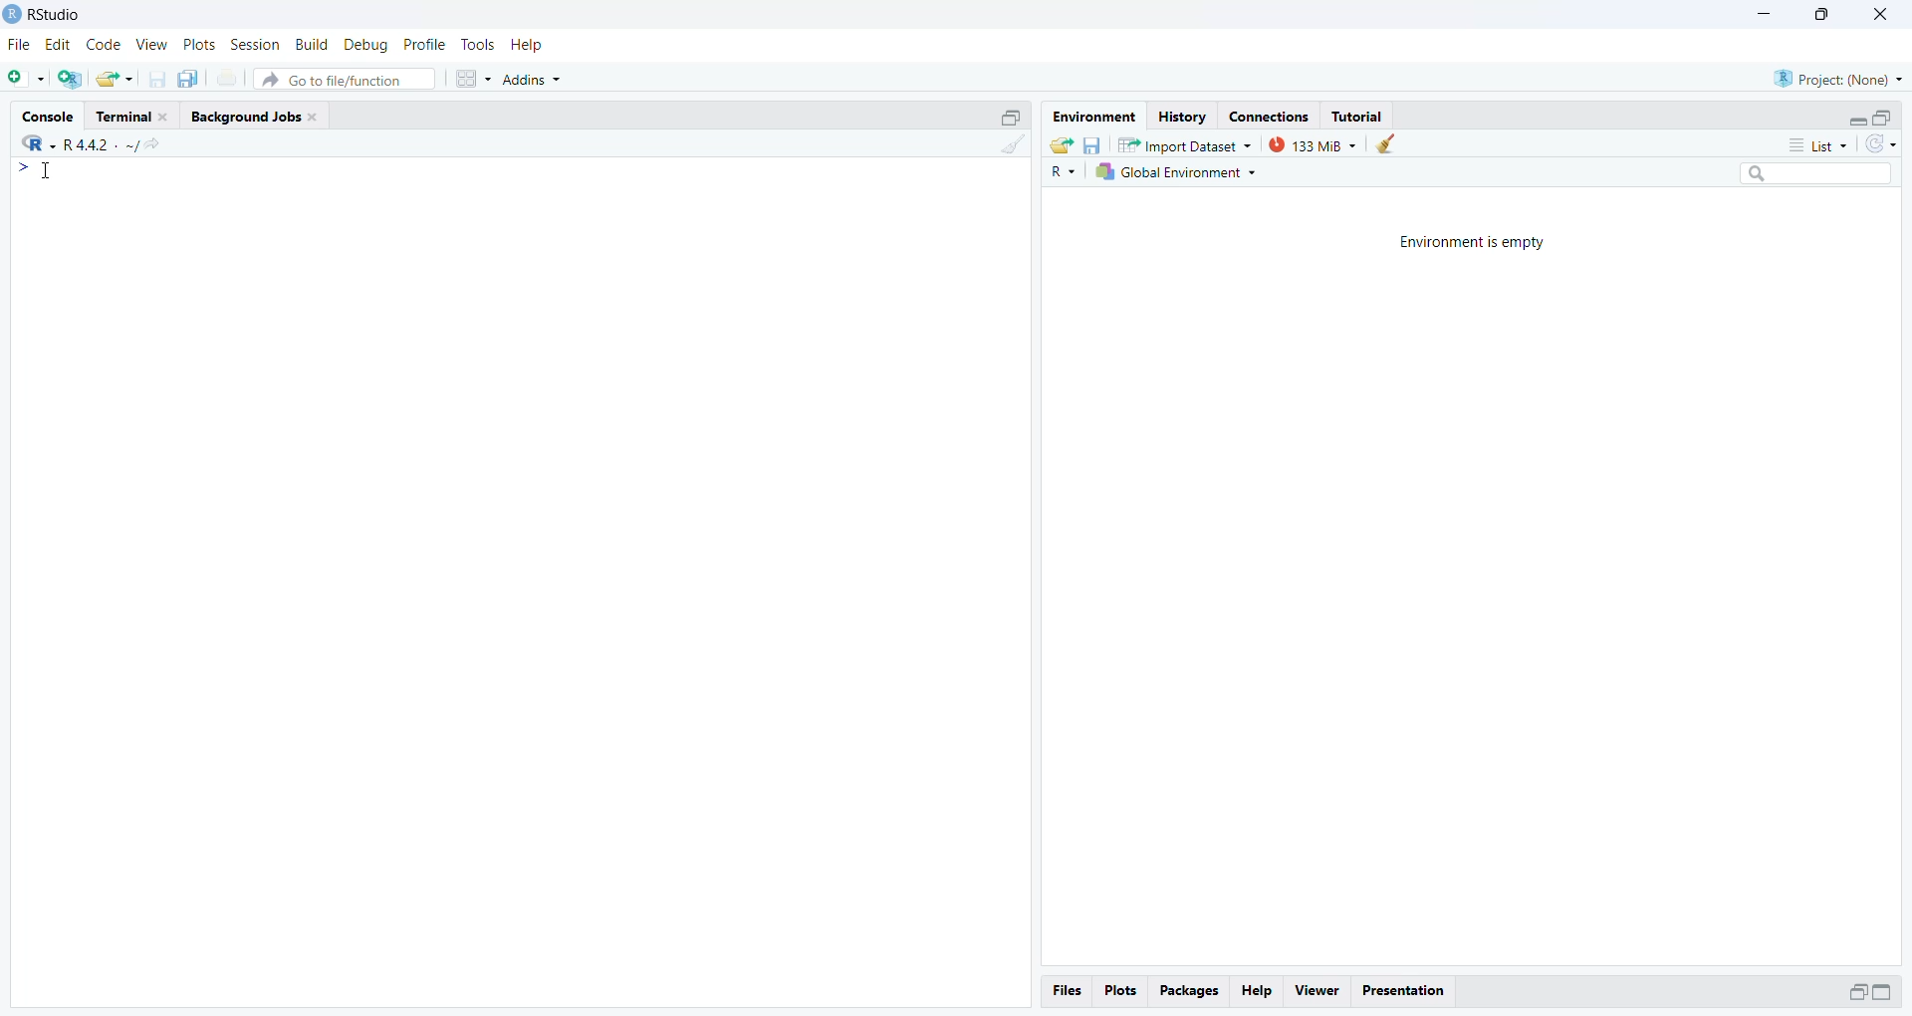  Describe the element at coordinates (426, 47) in the screenshot. I see `Profile` at that location.